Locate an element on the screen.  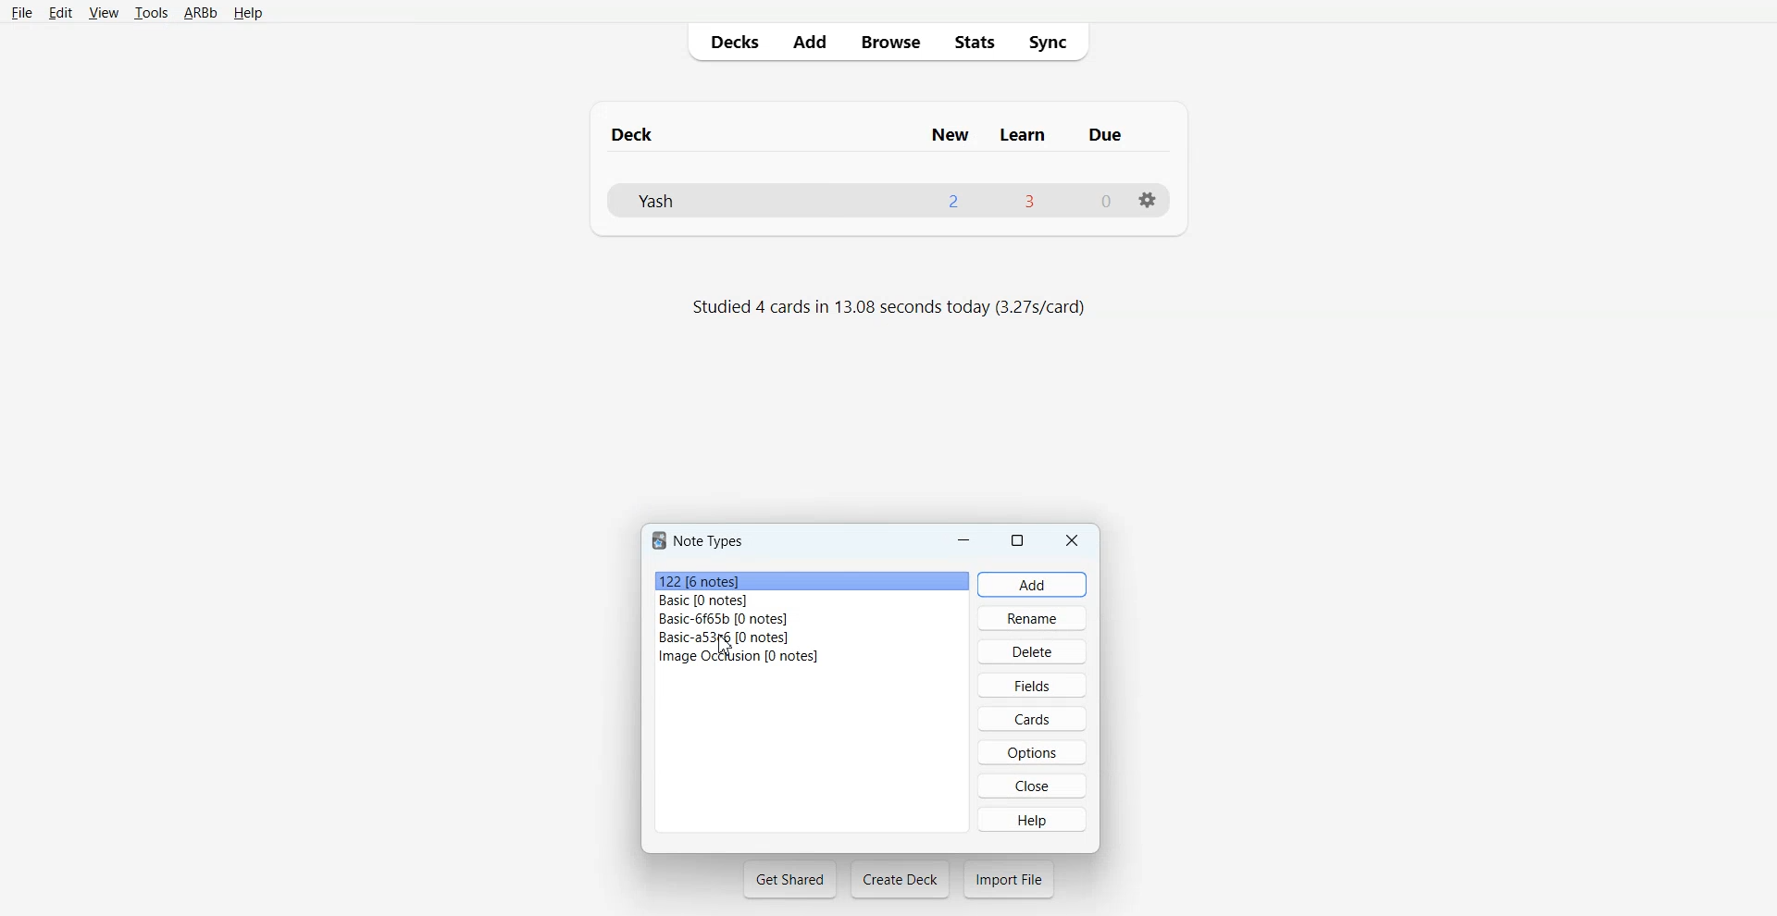
Add is located at coordinates (809, 42).